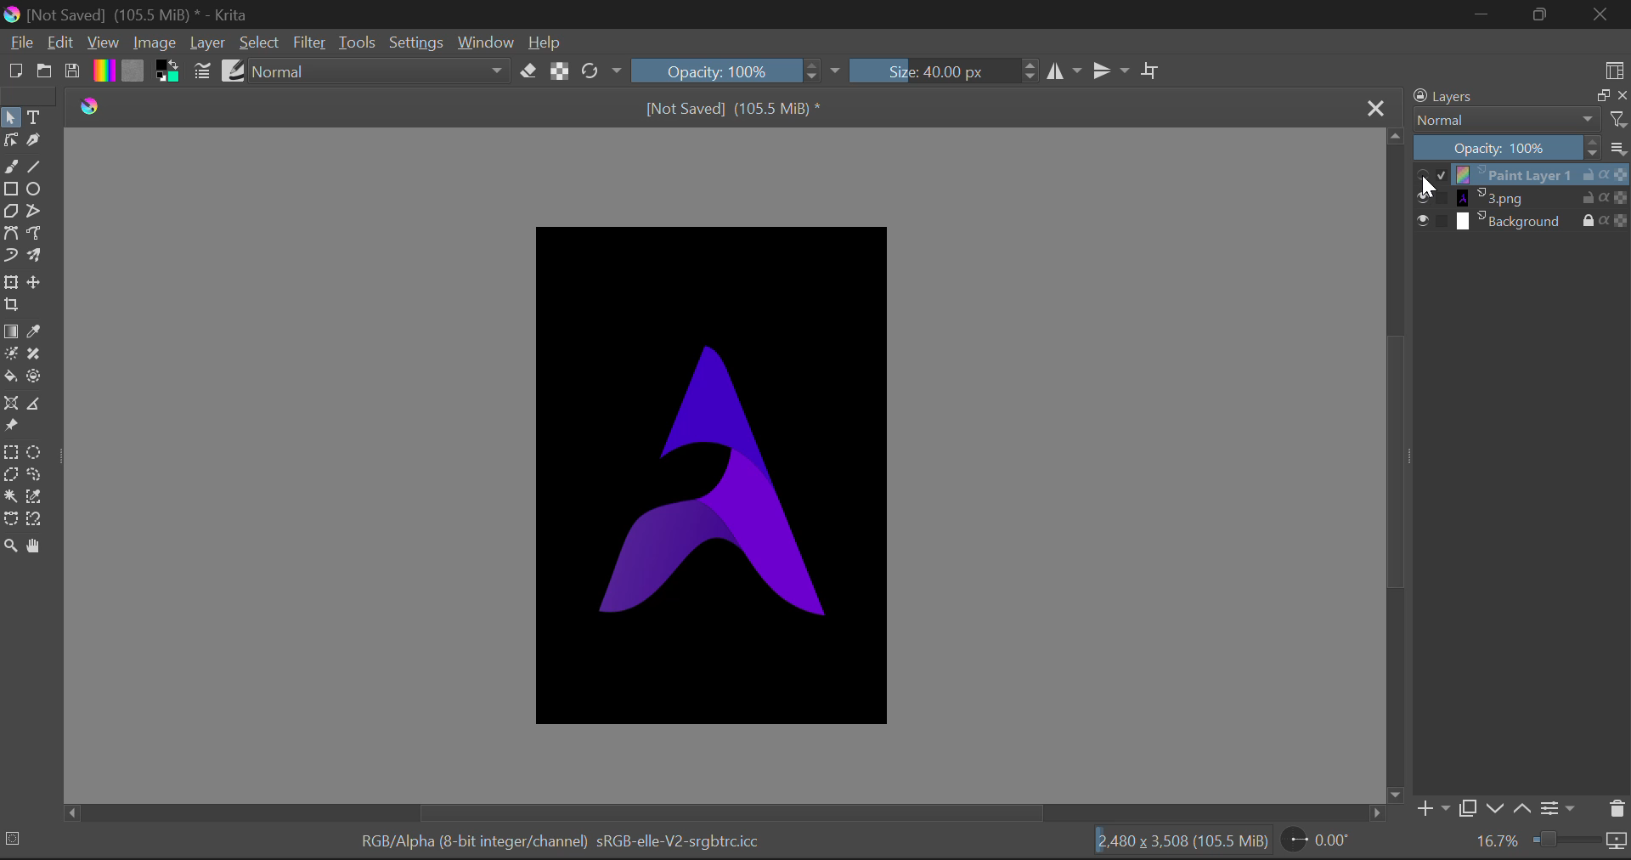  I want to click on Multibrush Tool, so click(36, 254).